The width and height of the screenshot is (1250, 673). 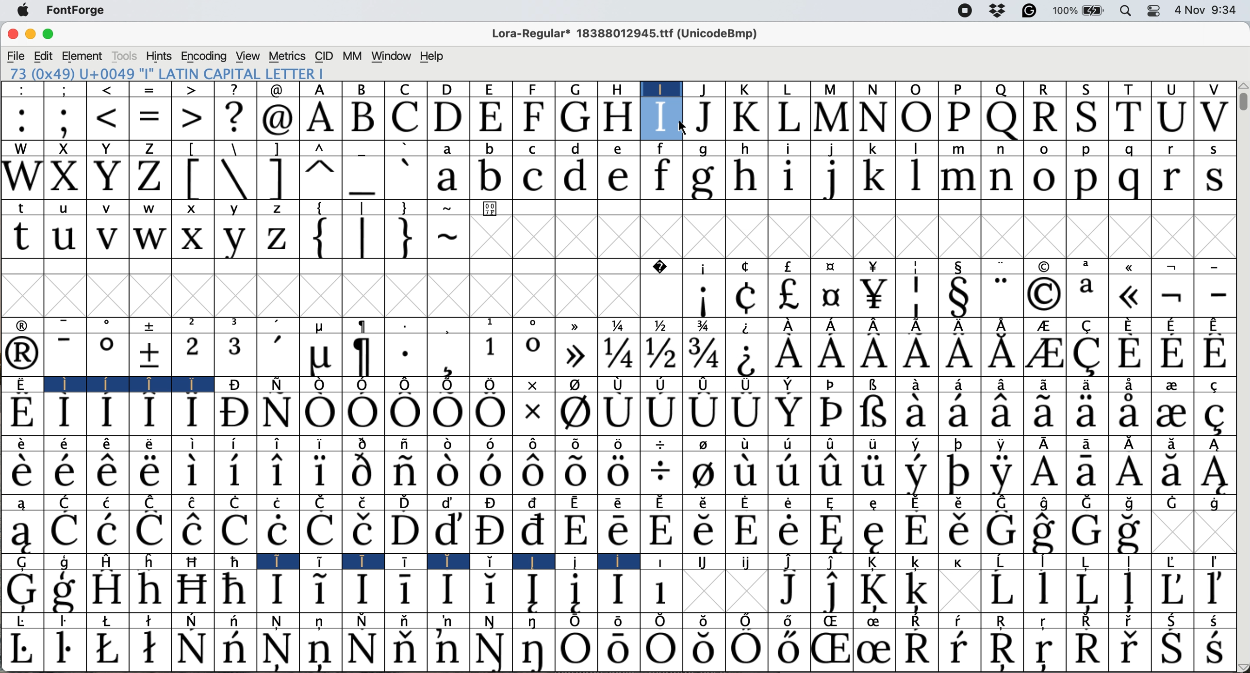 What do you see at coordinates (1088, 117) in the screenshot?
I see `S` at bounding box center [1088, 117].